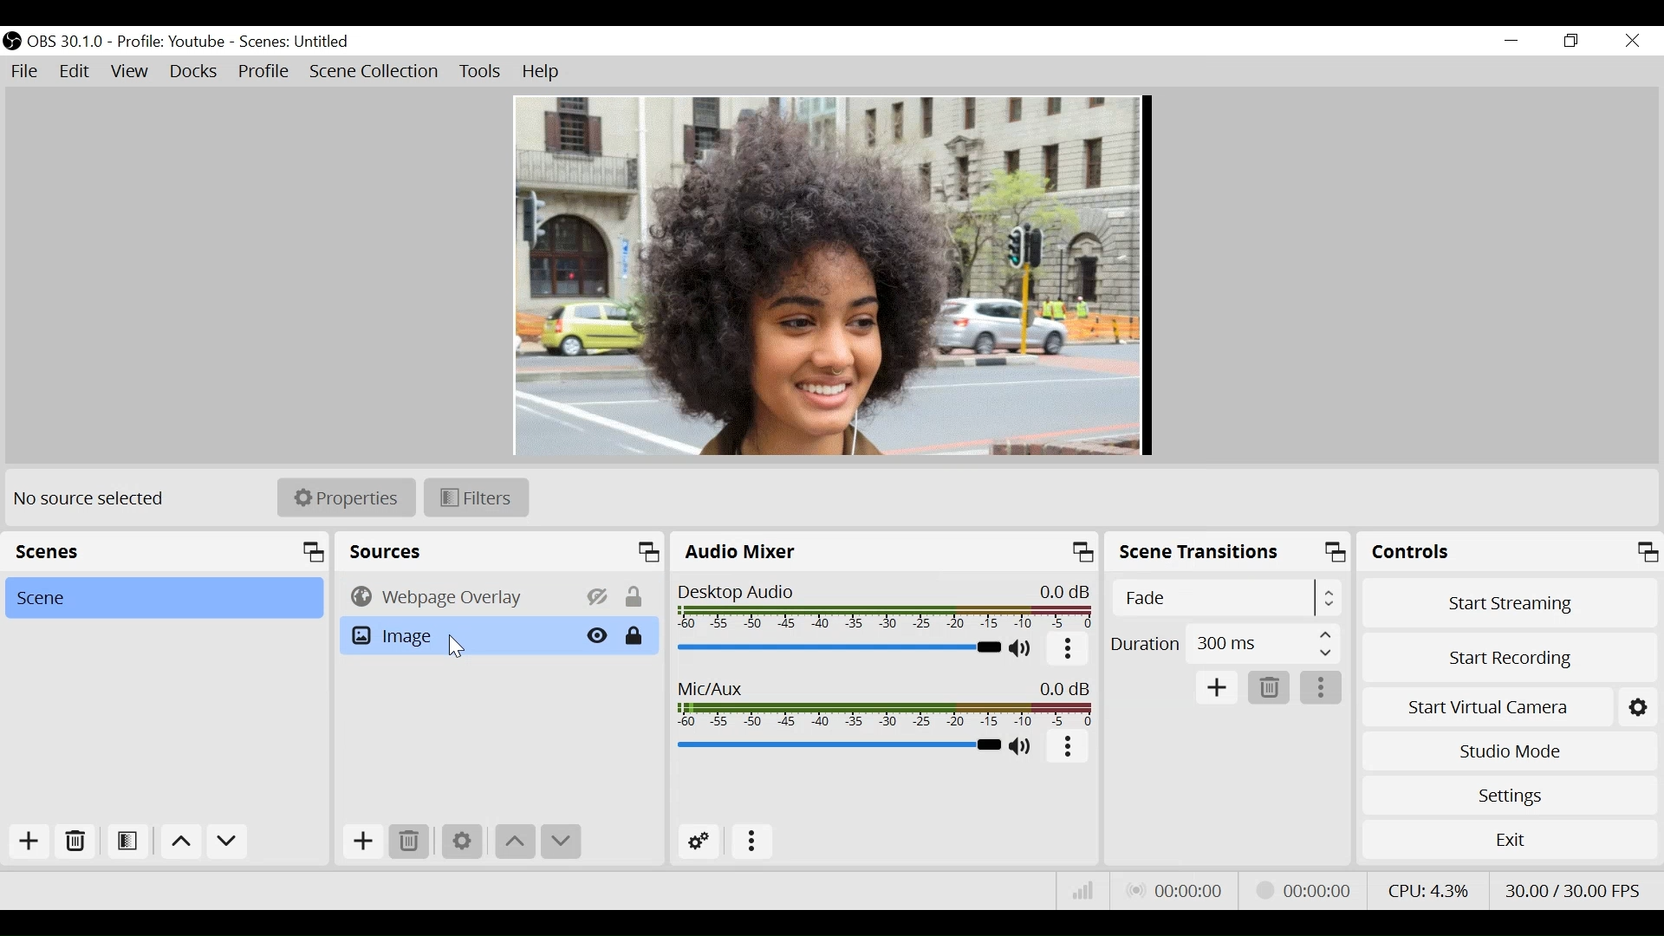 This screenshot has width=1664, height=936. Describe the element at coordinates (1634, 42) in the screenshot. I see `Close` at that location.